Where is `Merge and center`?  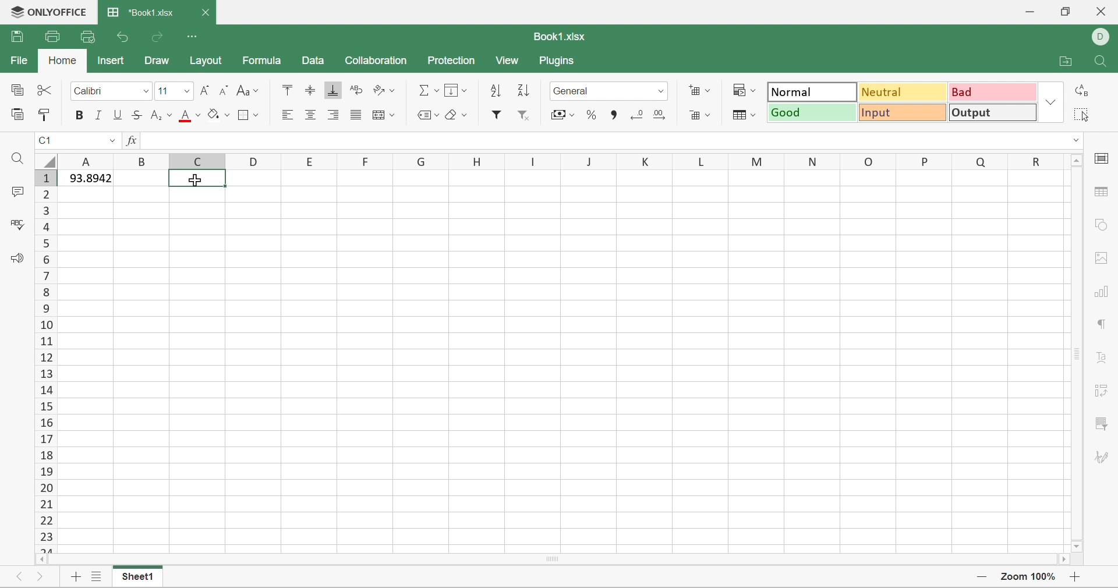 Merge and center is located at coordinates (384, 114).